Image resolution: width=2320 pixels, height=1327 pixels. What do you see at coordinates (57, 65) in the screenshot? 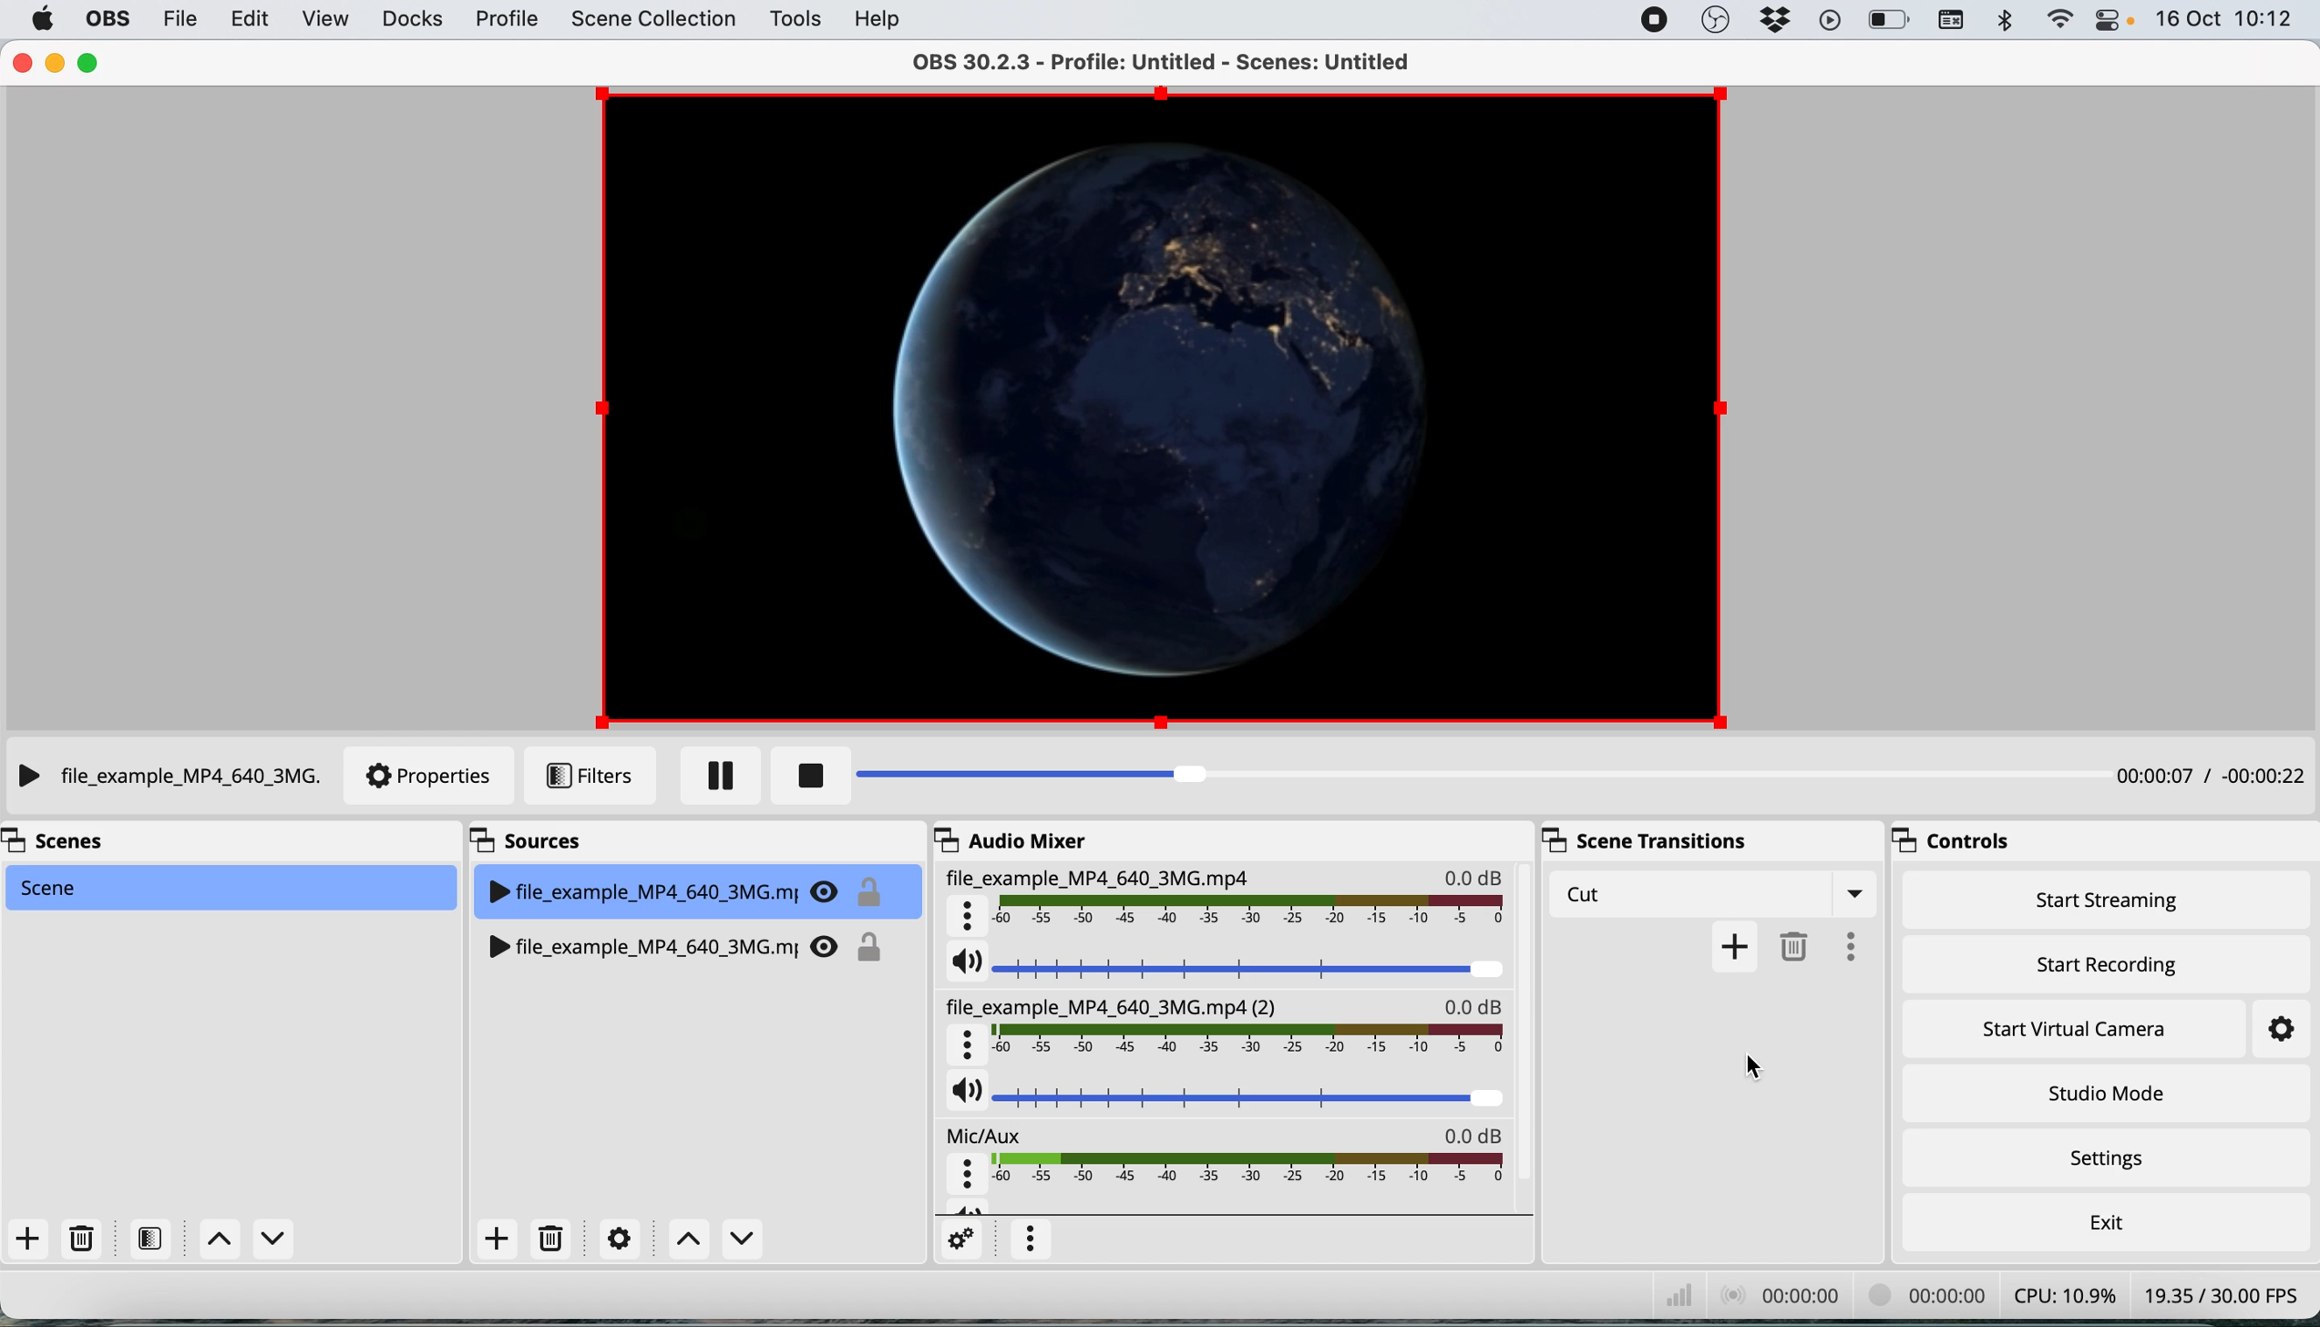
I see `minimise` at bounding box center [57, 65].